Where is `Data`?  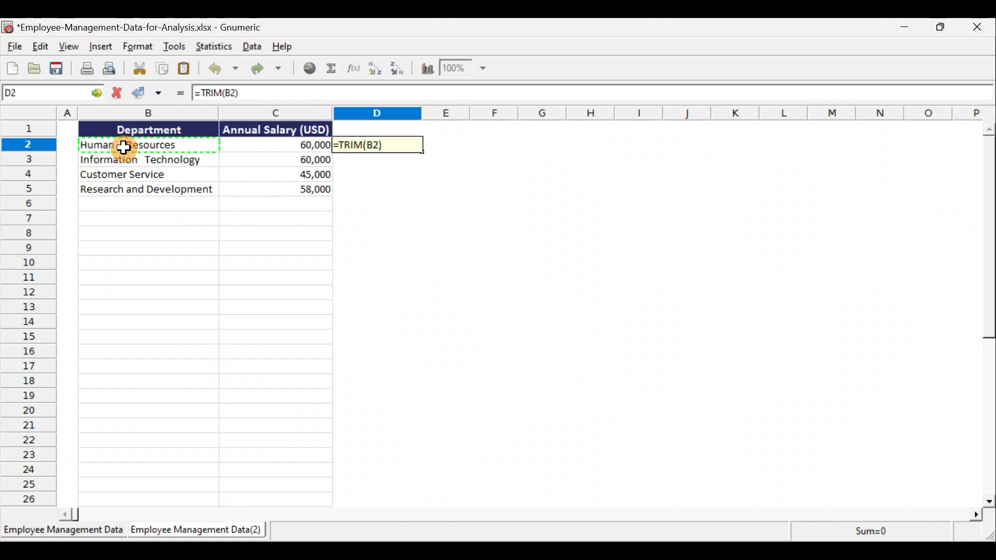 Data is located at coordinates (251, 47).